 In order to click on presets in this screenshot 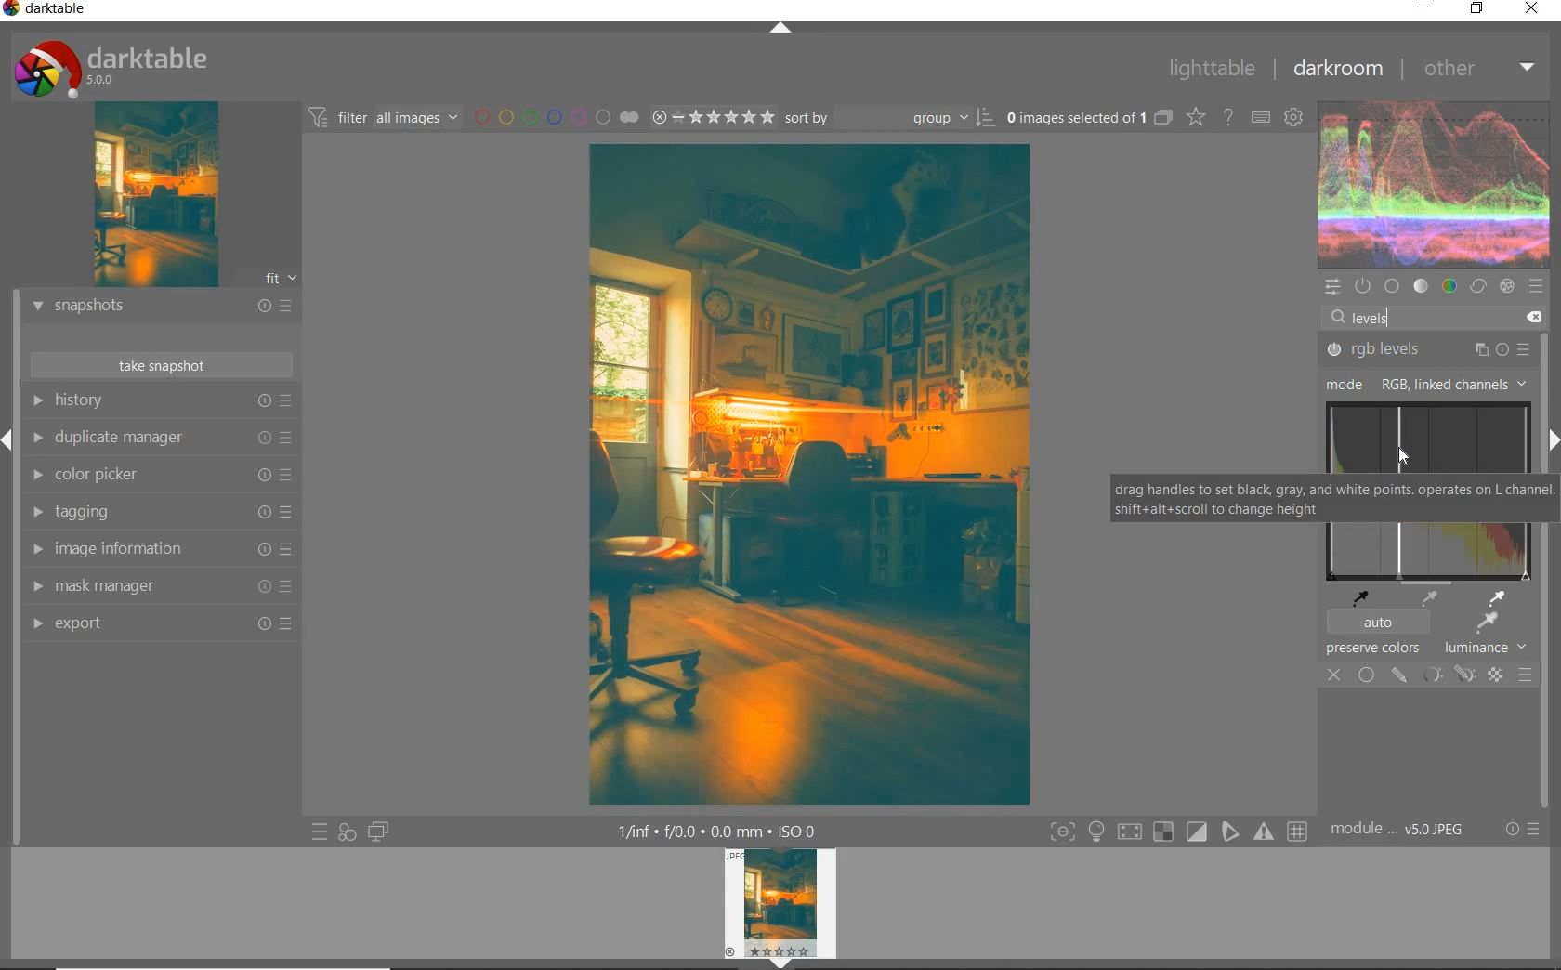, I will do `click(1540, 286)`.